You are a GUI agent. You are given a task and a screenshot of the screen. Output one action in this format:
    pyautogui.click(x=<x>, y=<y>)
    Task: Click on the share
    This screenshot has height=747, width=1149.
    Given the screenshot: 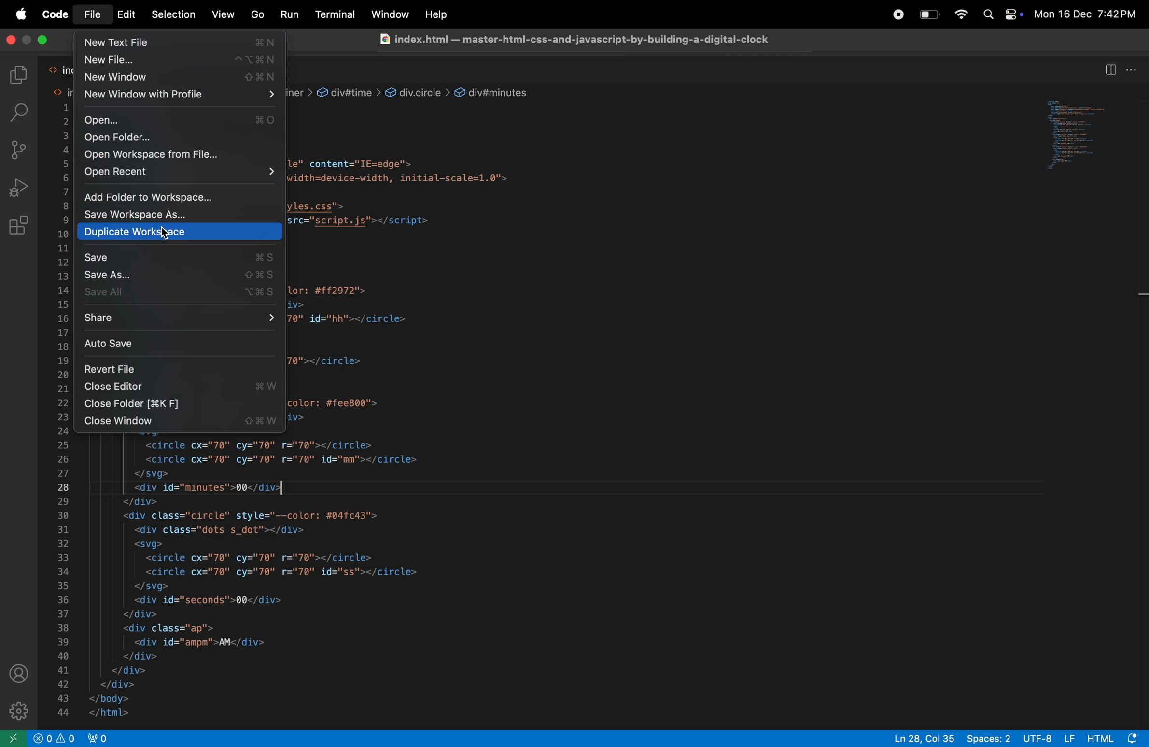 What is the action you would take?
    pyautogui.click(x=182, y=317)
    